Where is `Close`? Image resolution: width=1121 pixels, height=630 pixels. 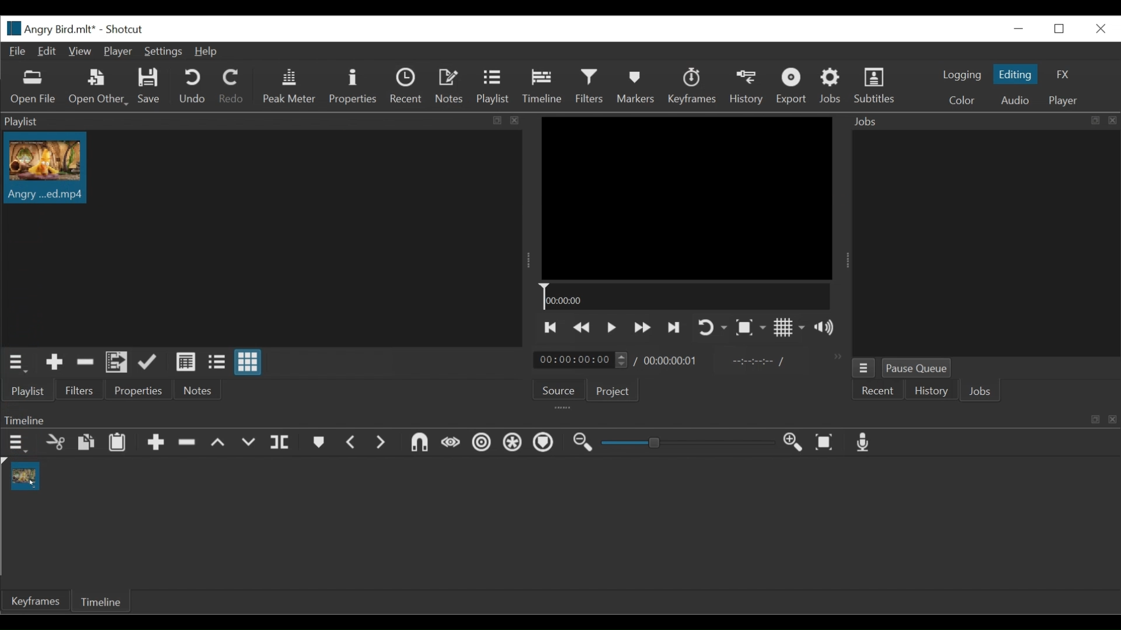 Close is located at coordinates (1101, 29).